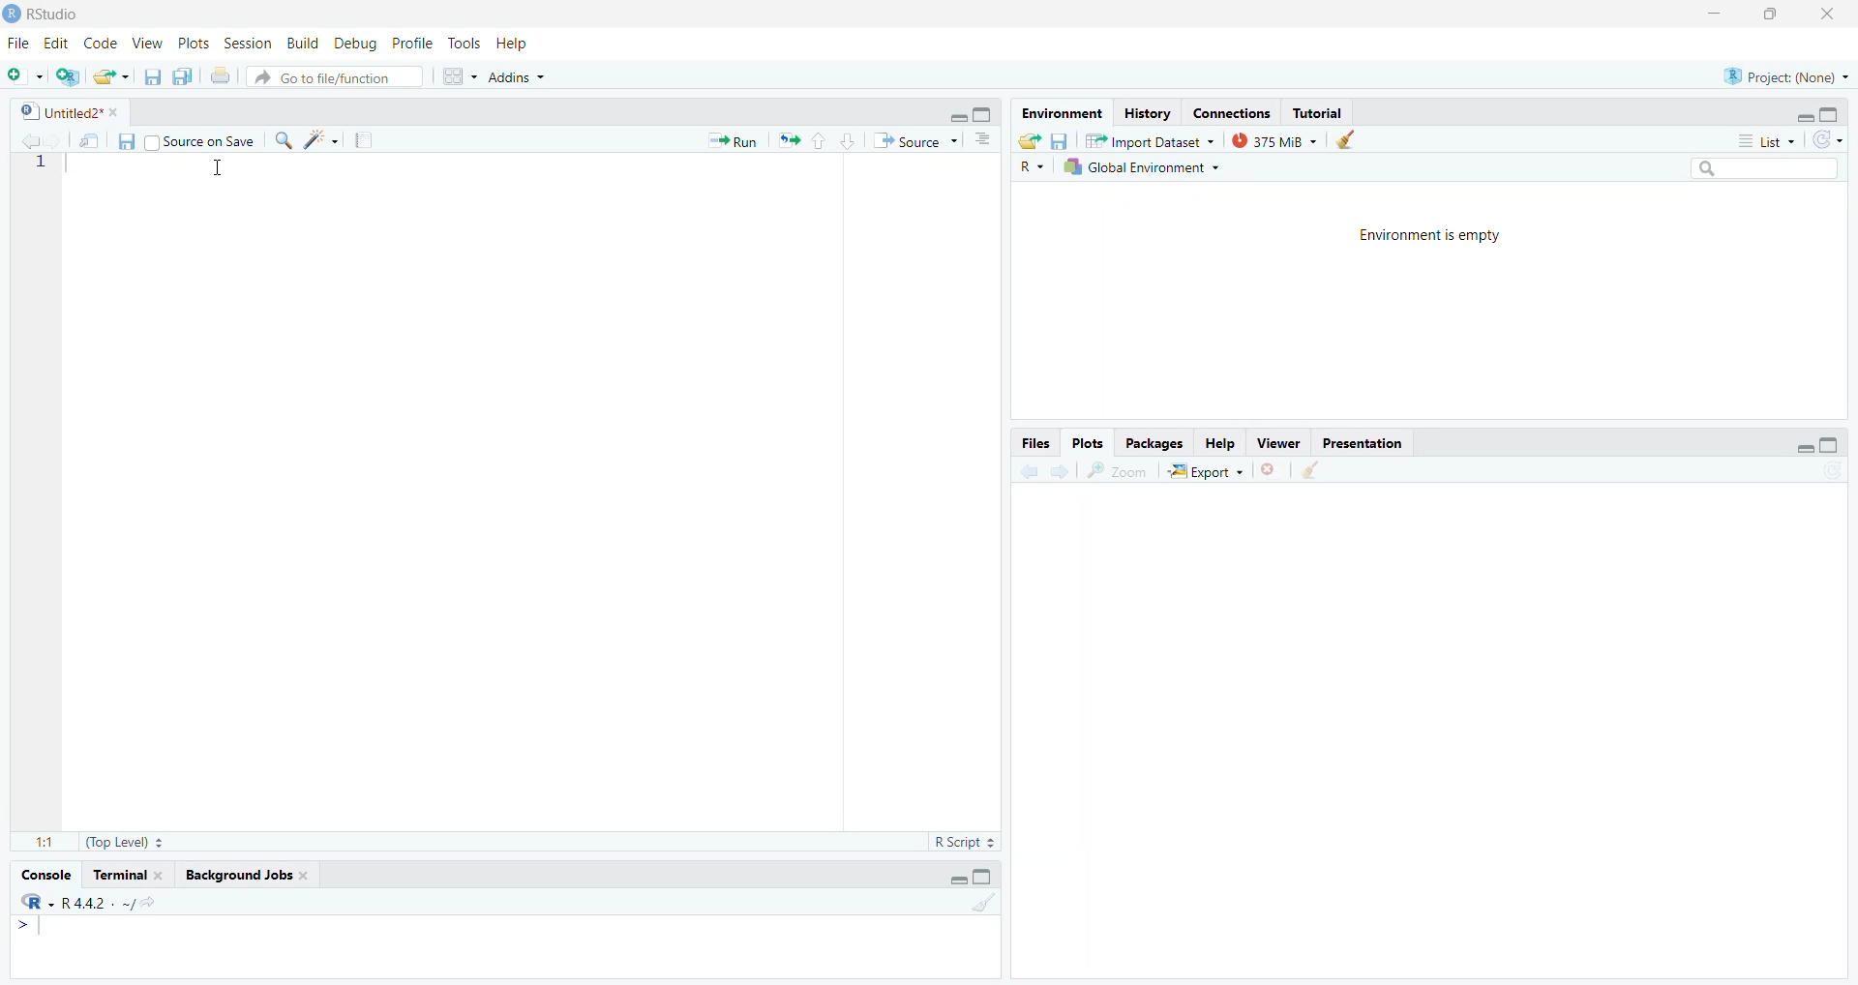 This screenshot has height=985, width=1858. What do you see at coordinates (147, 45) in the screenshot?
I see ` View` at bounding box center [147, 45].